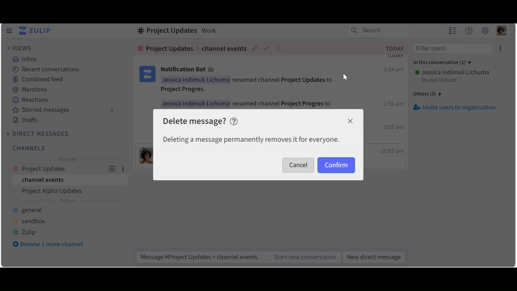 The image size is (517, 291). Describe the element at coordinates (27, 120) in the screenshot. I see `Drafts` at that location.